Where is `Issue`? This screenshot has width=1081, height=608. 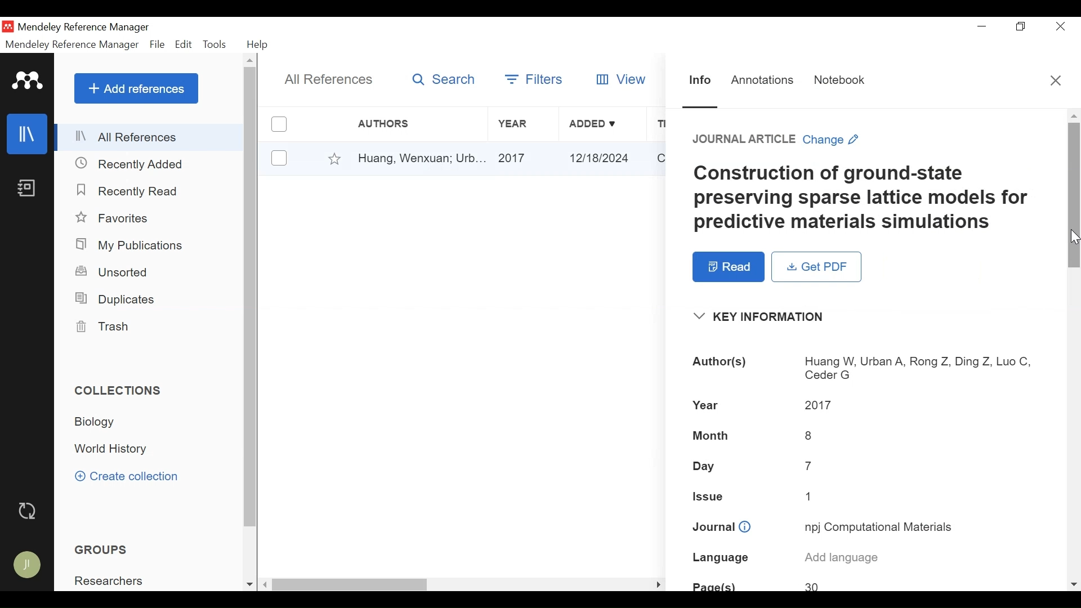
Issue is located at coordinates (710, 497).